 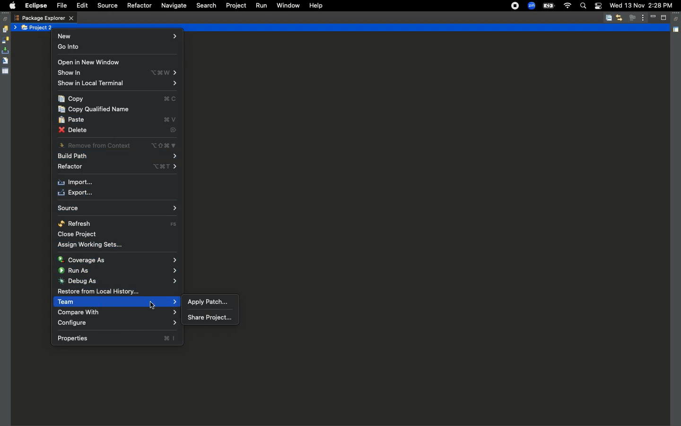 What do you see at coordinates (35, 6) in the screenshot?
I see `Eclipse` at bounding box center [35, 6].